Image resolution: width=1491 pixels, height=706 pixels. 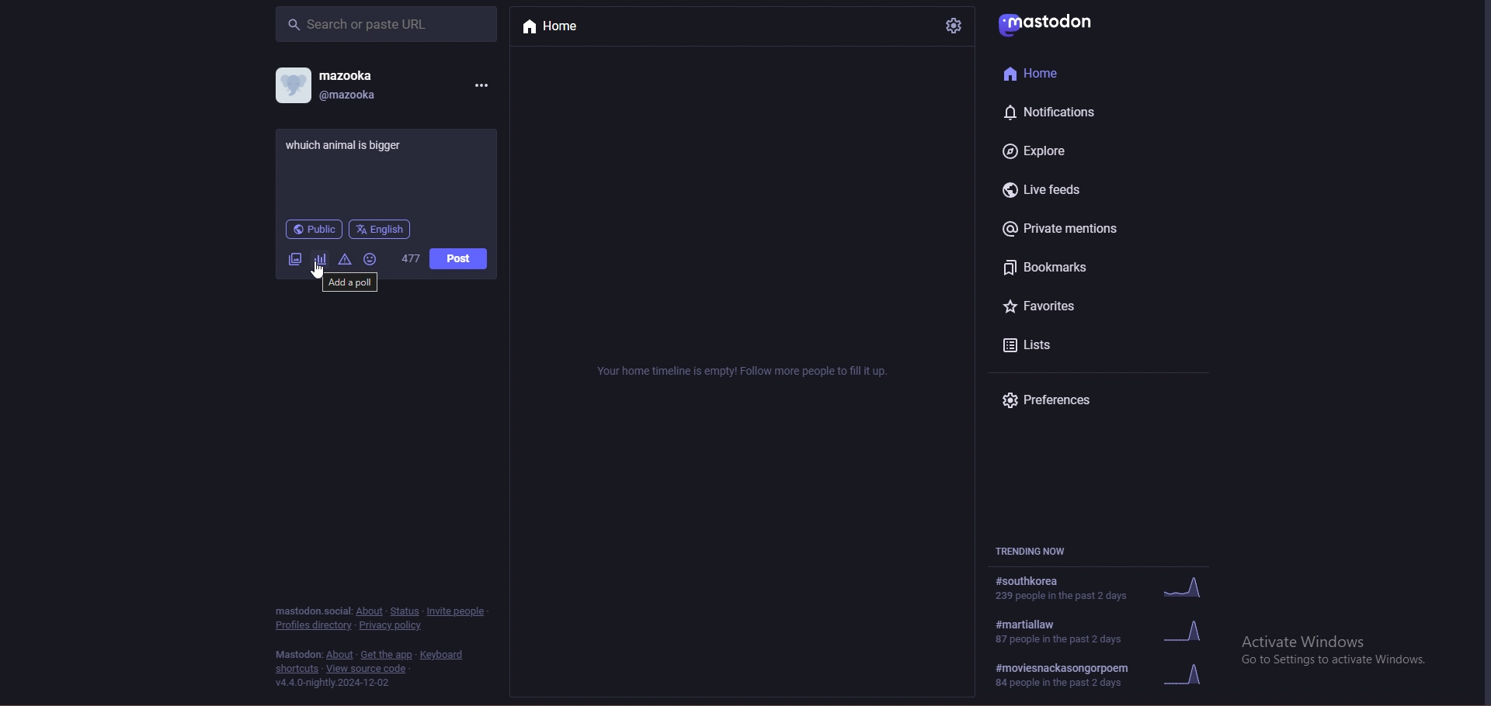 What do you see at coordinates (1071, 267) in the screenshot?
I see `bookmarks` at bounding box center [1071, 267].